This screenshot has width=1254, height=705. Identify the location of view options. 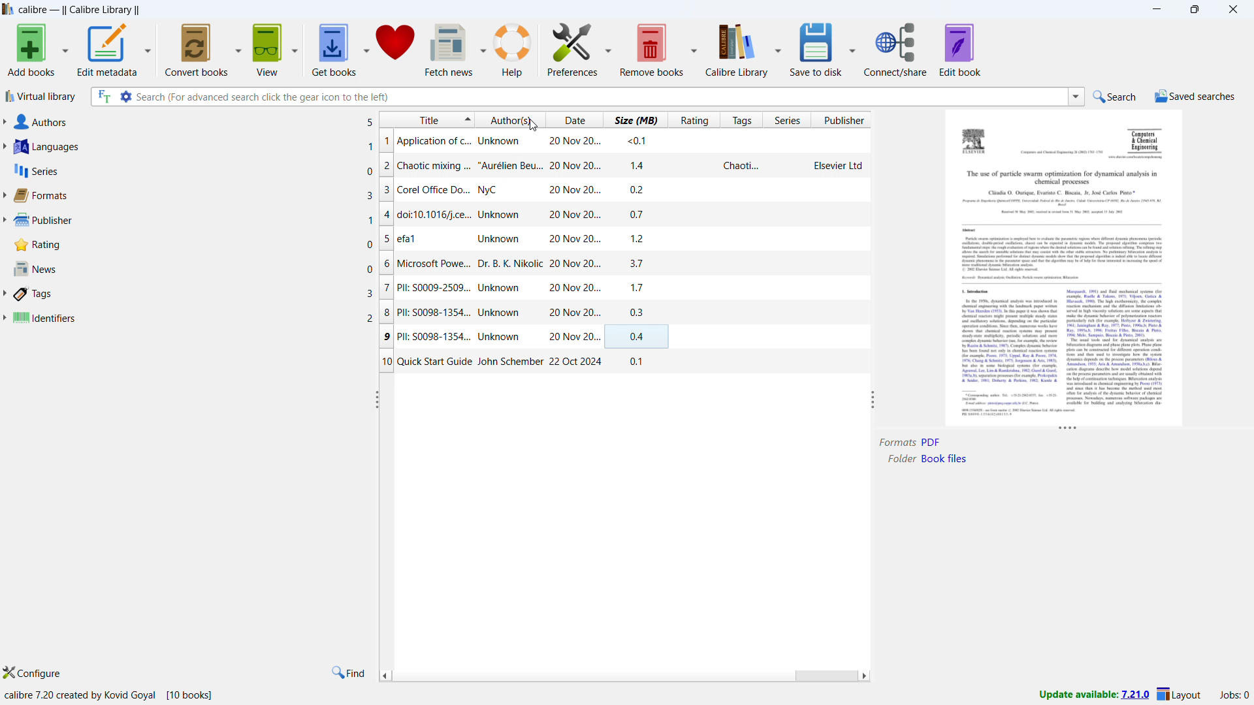
(295, 50).